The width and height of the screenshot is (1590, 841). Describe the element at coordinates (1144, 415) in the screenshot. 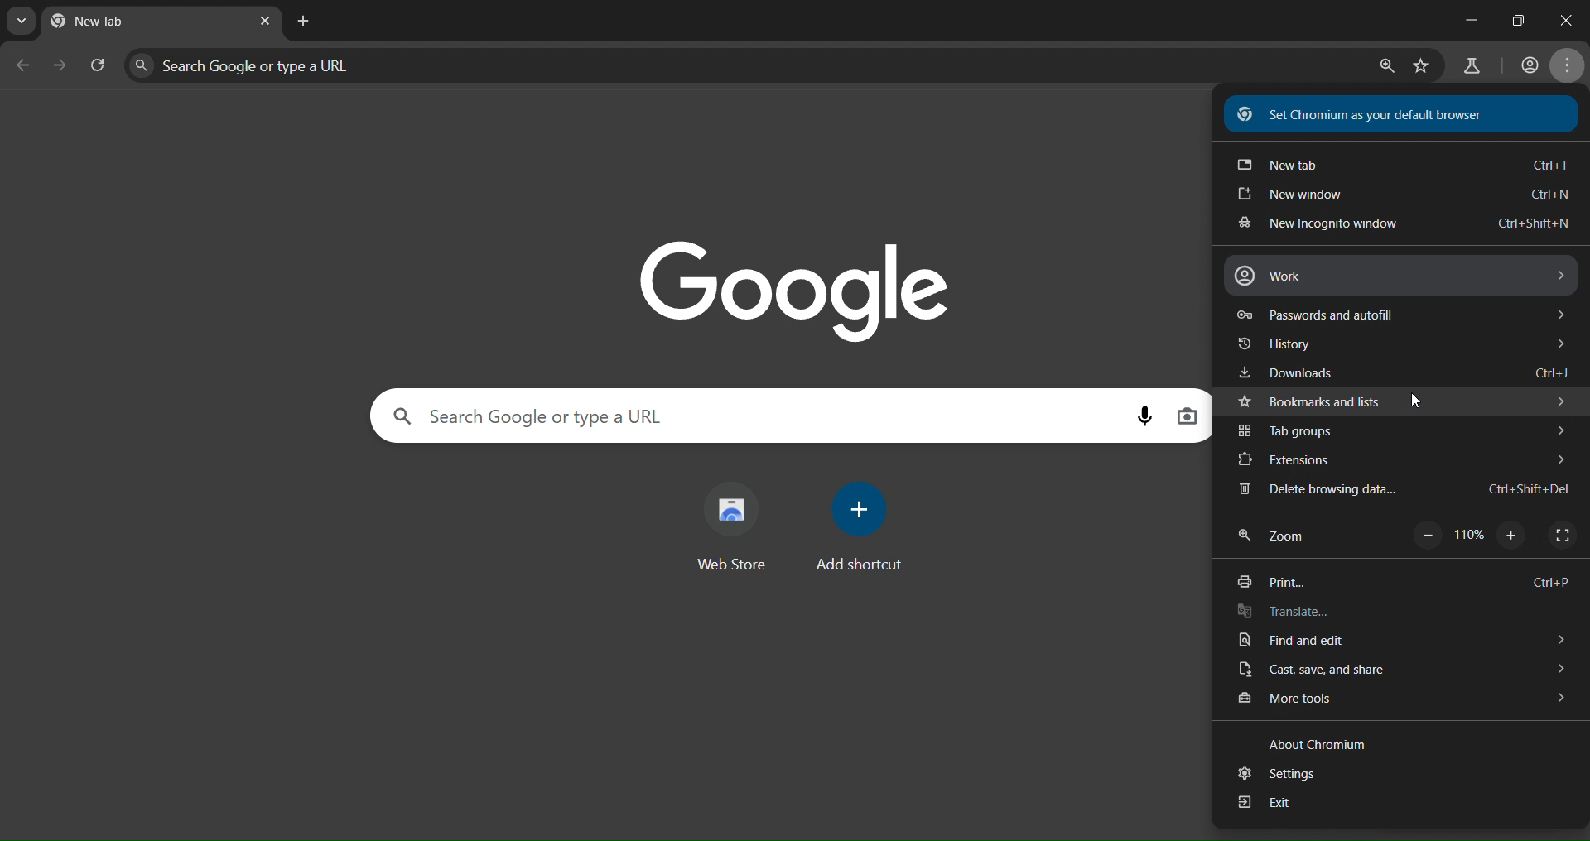

I see `voice search` at that location.